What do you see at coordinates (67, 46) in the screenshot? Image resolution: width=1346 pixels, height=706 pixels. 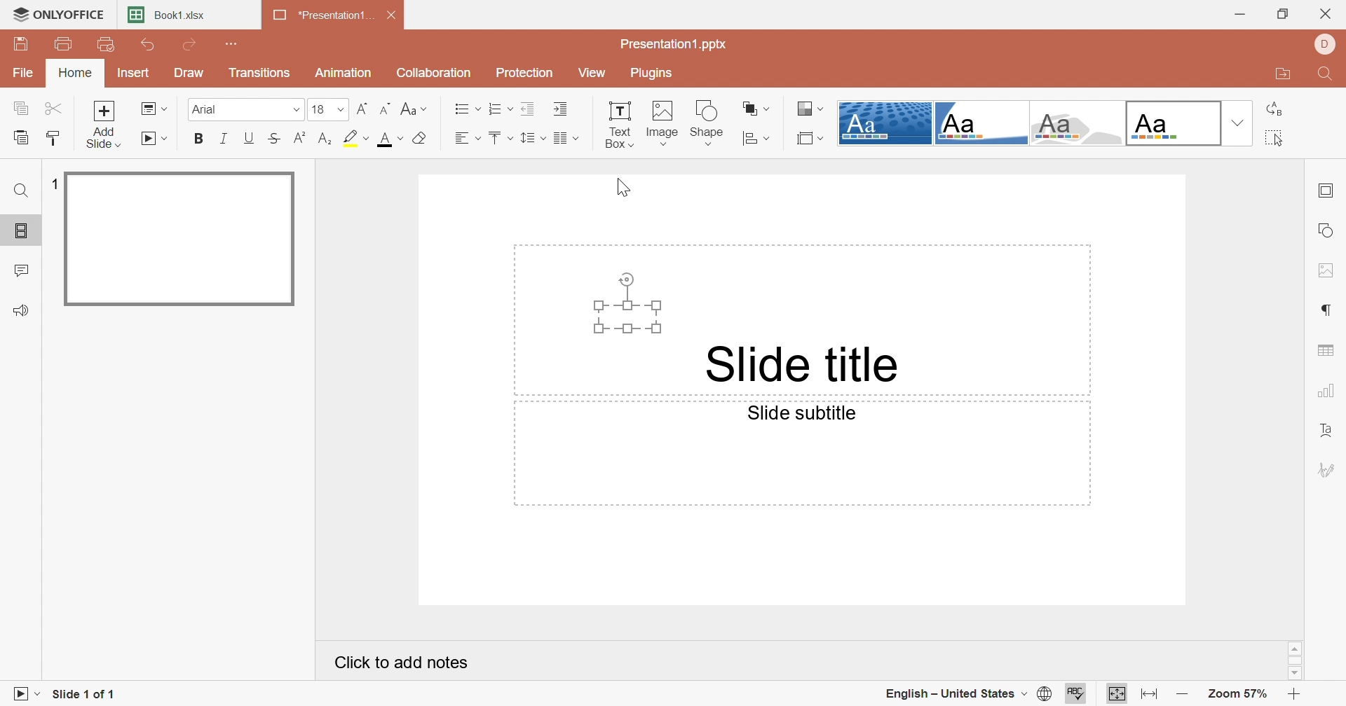 I see `Print file` at bounding box center [67, 46].